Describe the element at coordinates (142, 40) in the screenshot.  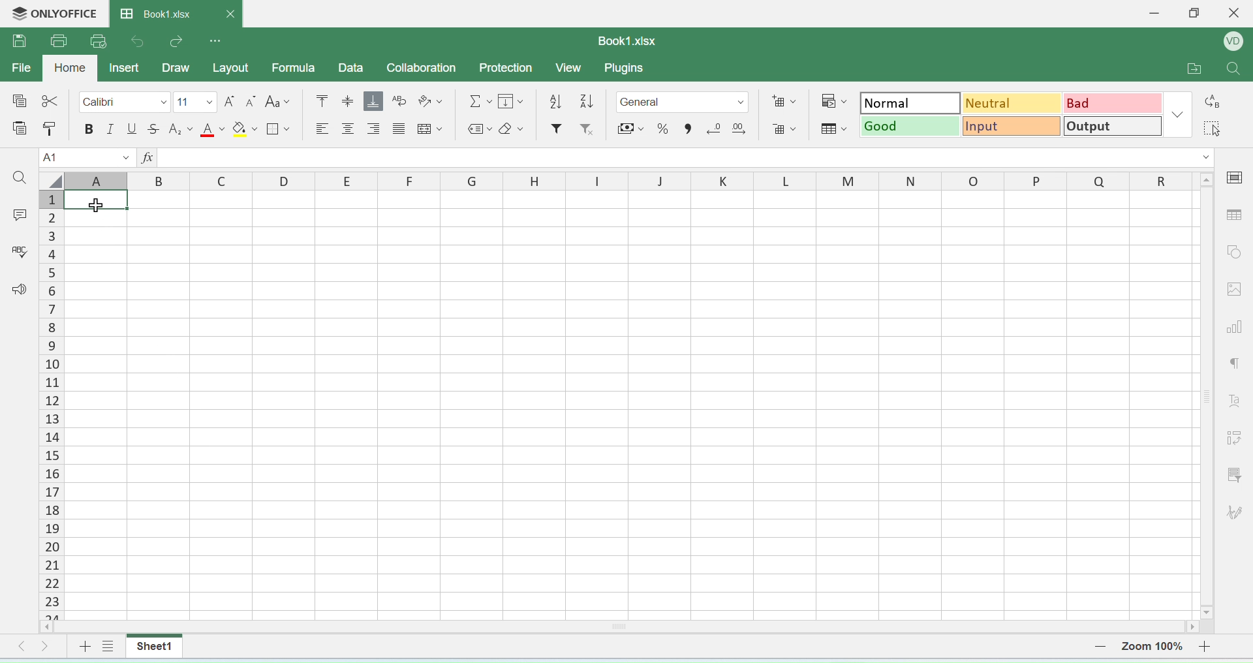
I see `undo` at that location.